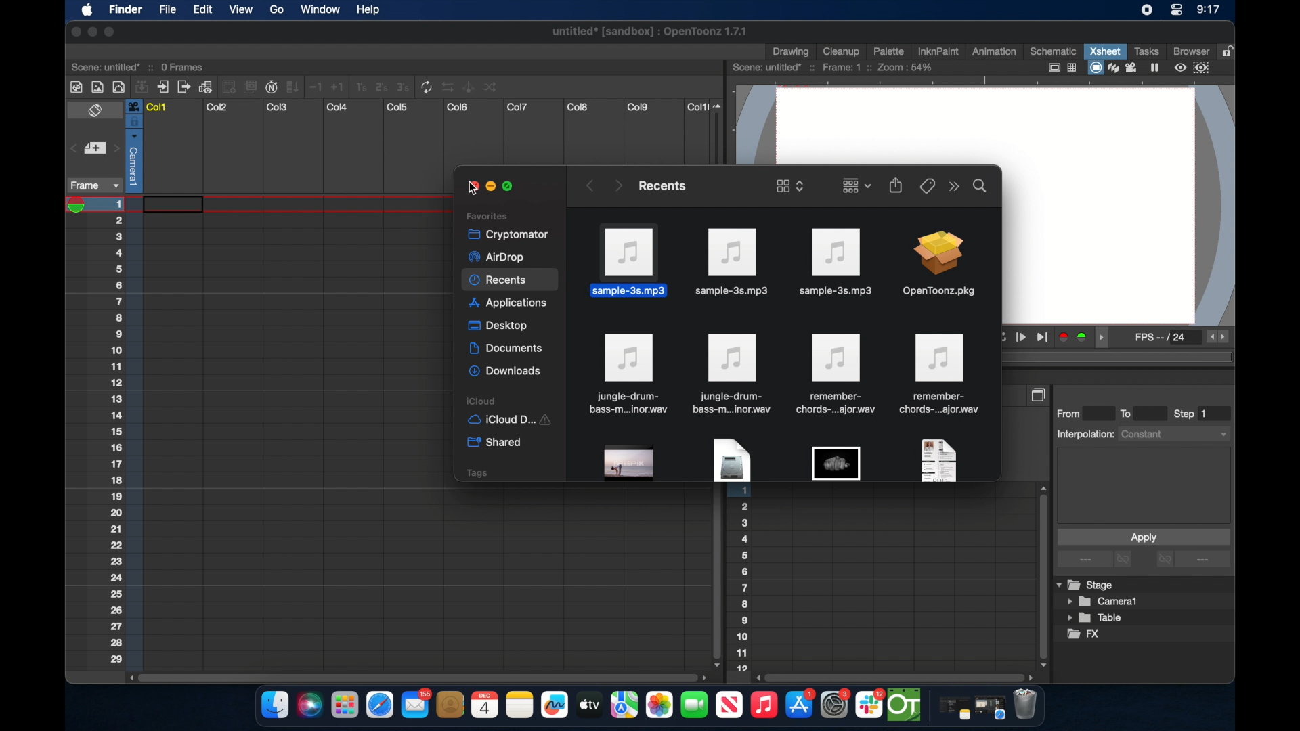 This screenshot has height=731, width=1300. Describe the element at coordinates (834, 261) in the screenshot. I see `mp3 icon` at that location.